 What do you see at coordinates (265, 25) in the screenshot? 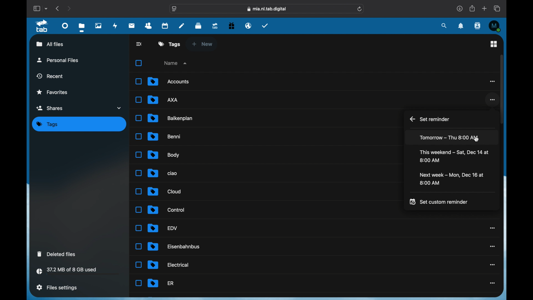
I see `tasks` at bounding box center [265, 25].